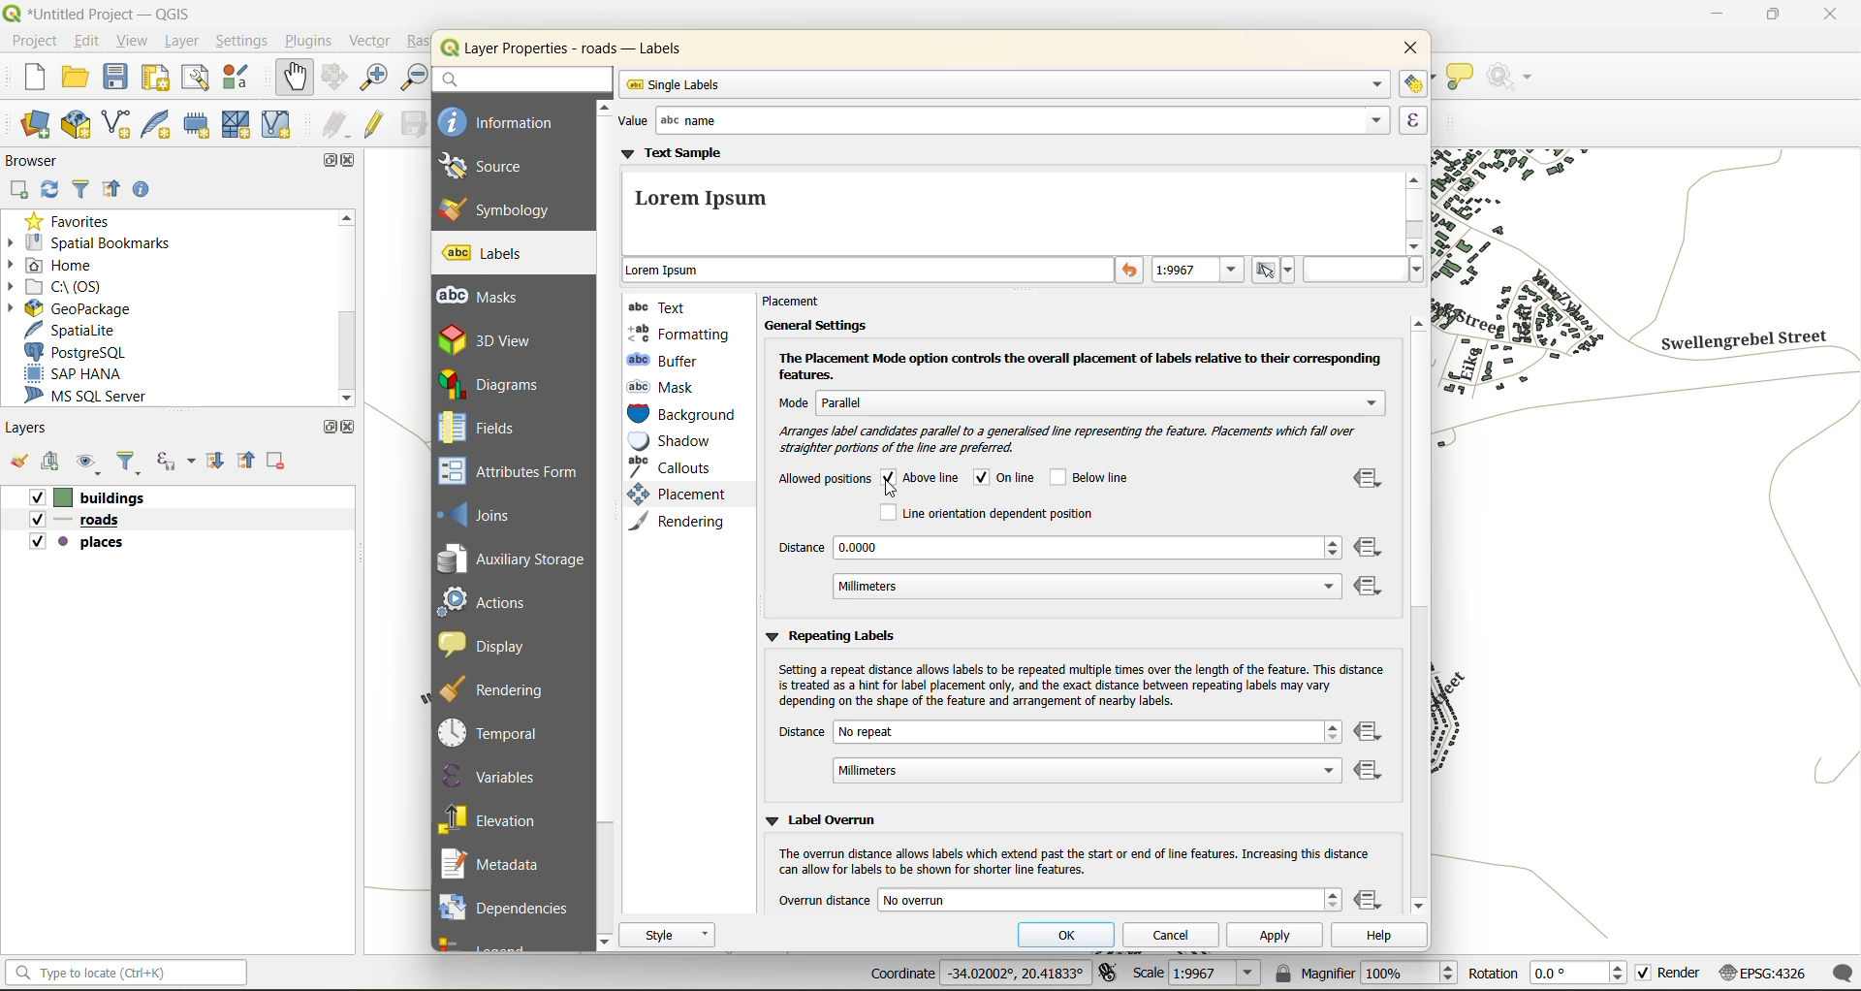  Describe the element at coordinates (116, 77) in the screenshot. I see `save` at that location.